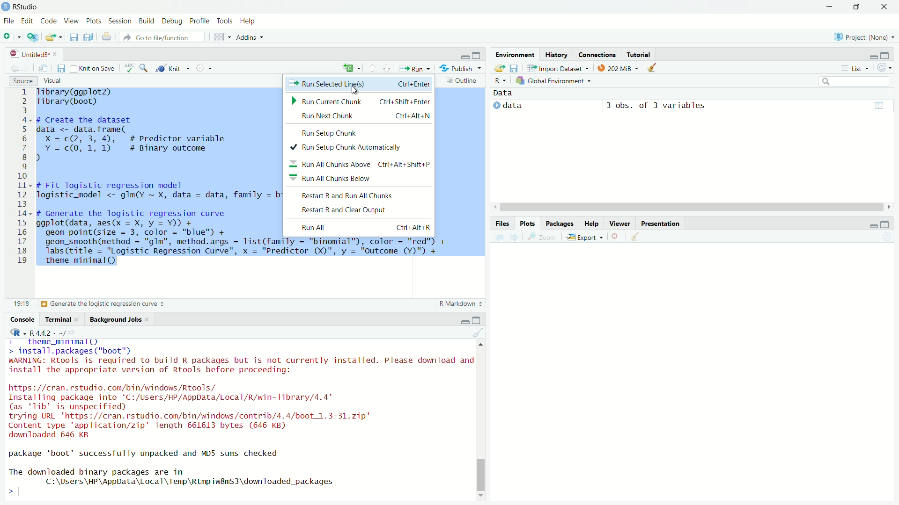 This screenshot has height=505, width=899. What do you see at coordinates (129, 68) in the screenshot?
I see `Check spelling in the document` at bounding box center [129, 68].